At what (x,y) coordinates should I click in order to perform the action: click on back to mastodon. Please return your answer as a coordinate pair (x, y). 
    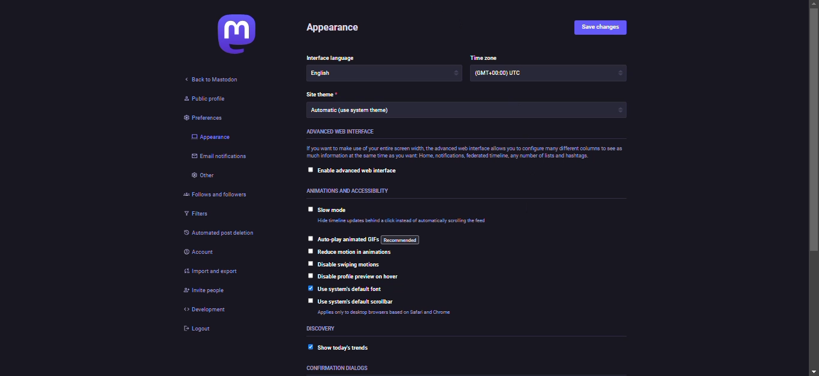
    Looking at the image, I should click on (215, 81).